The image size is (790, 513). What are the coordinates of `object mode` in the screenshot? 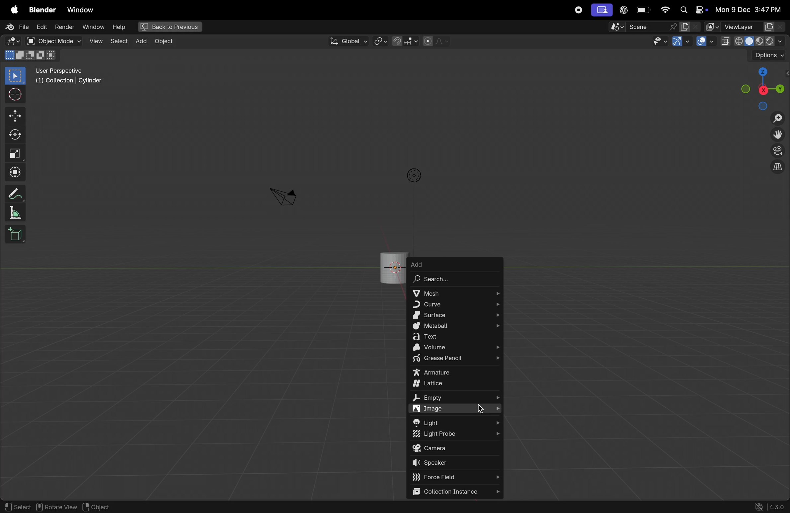 It's located at (52, 41).